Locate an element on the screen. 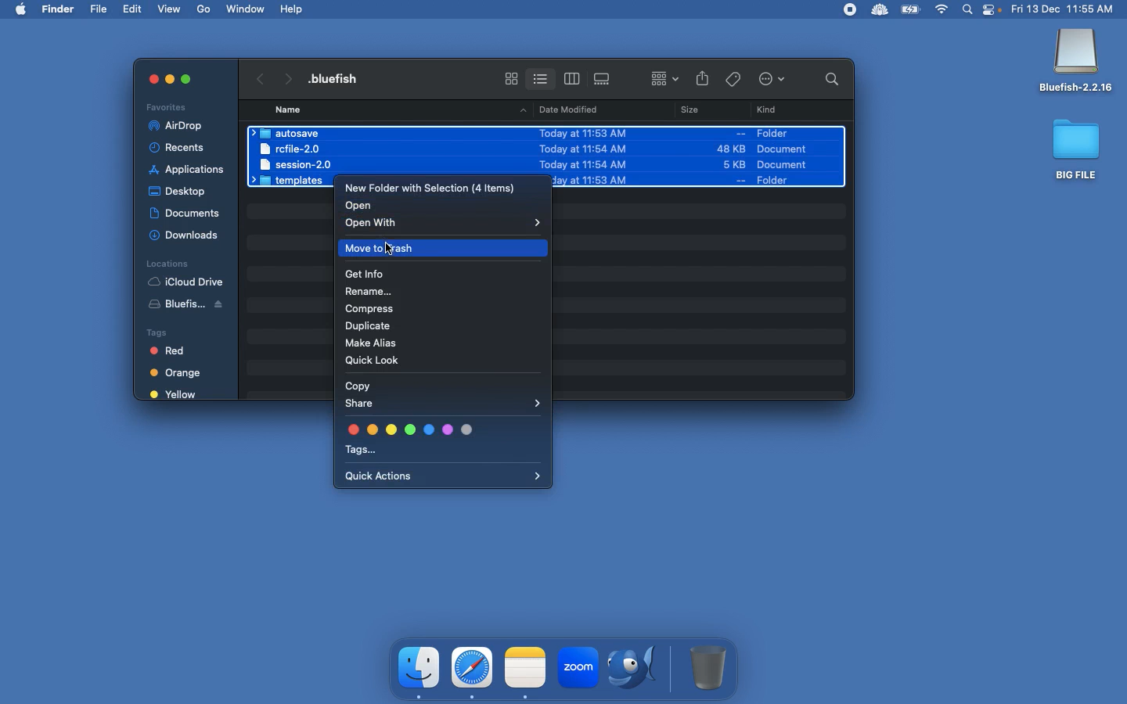 This screenshot has width=1127, height=704. Trash is located at coordinates (709, 667).